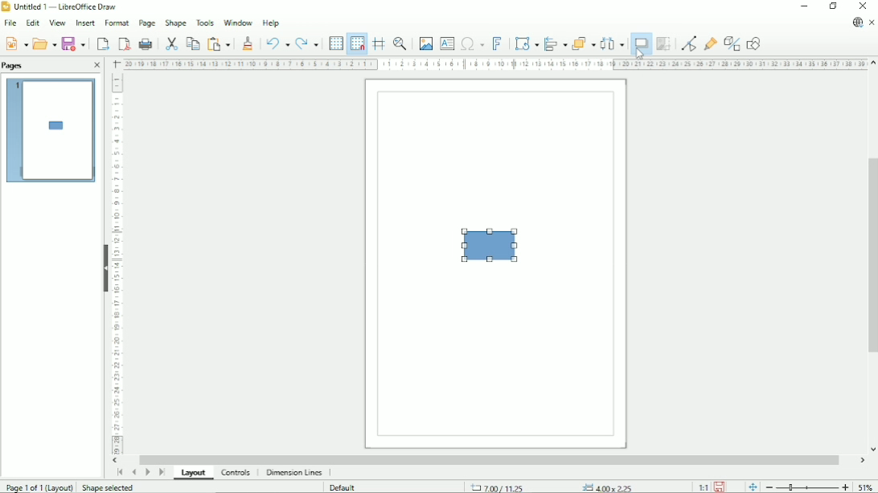 Image resolution: width=878 pixels, height=493 pixels. What do you see at coordinates (192, 43) in the screenshot?
I see `Copy` at bounding box center [192, 43].